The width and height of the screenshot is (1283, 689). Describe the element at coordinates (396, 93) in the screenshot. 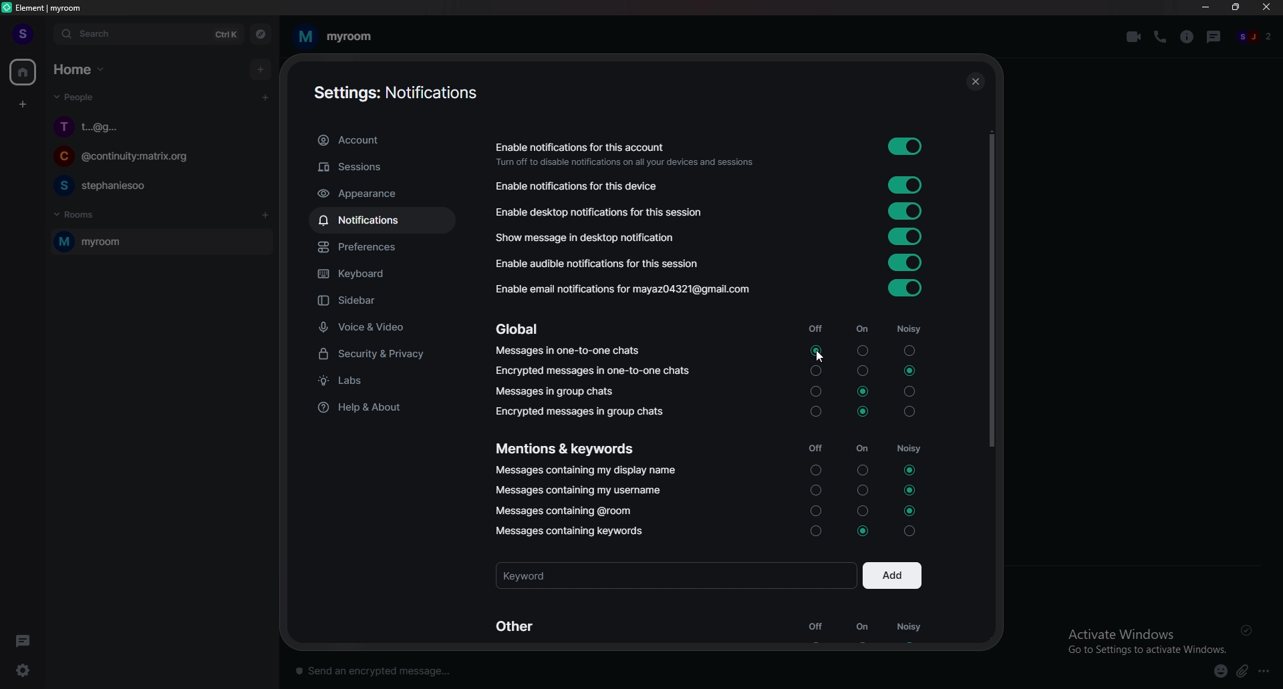

I see `settings account` at that location.